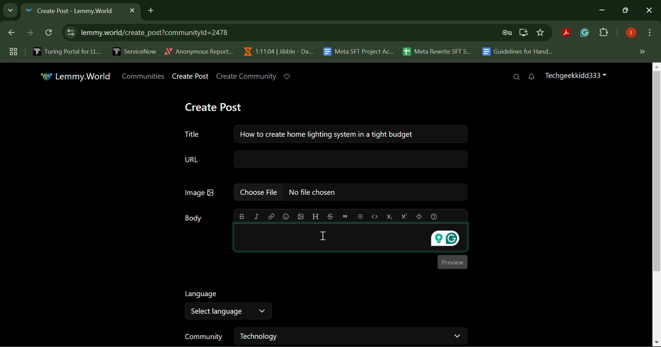  What do you see at coordinates (518, 52) in the screenshot?
I see `Guidelines for Handling` at bounding box center [518, 52].